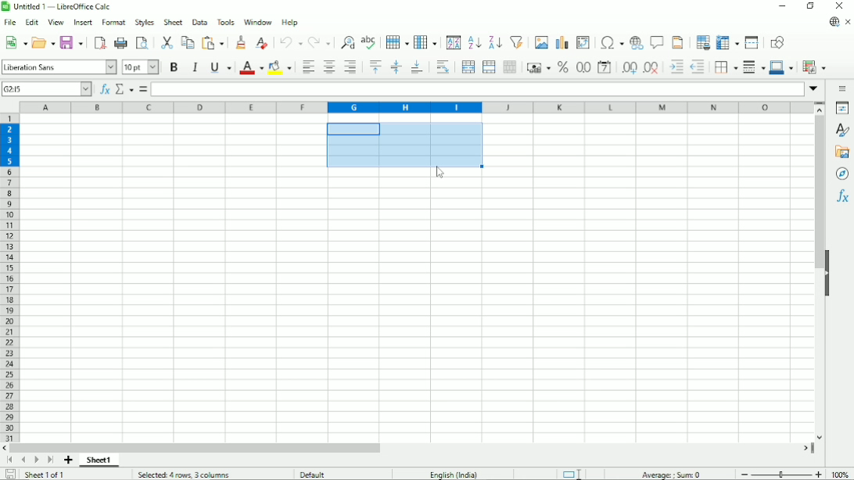  What do you see at coordinates (46, 475) in the screenshot?
I see `Sheet 1 of 1` at bounding box center [46, 475].